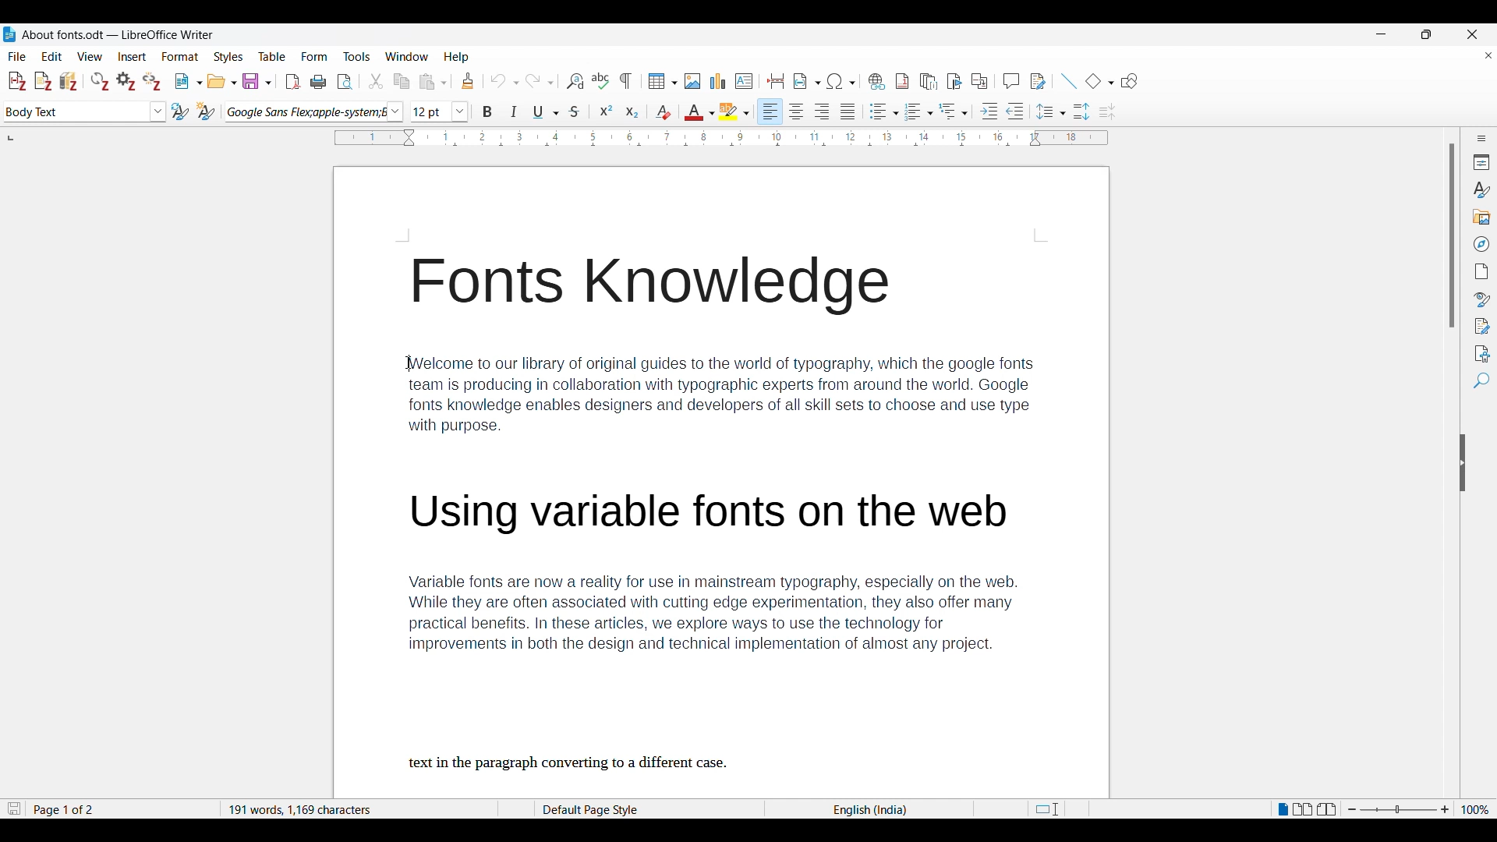 The image size is (1497, 842). What do you see at coordinates (654, 285) in the screenshot?
I see `Fonts Knowledge` at bounding box center [654, 285].